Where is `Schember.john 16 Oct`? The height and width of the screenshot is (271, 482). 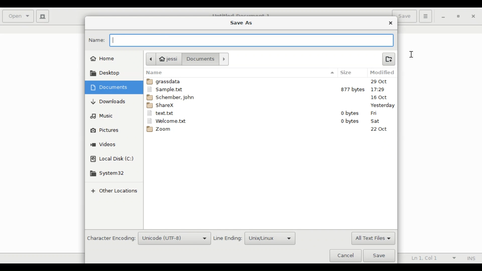 Schember.john 16 Oct is located at coordinates (271, 97).